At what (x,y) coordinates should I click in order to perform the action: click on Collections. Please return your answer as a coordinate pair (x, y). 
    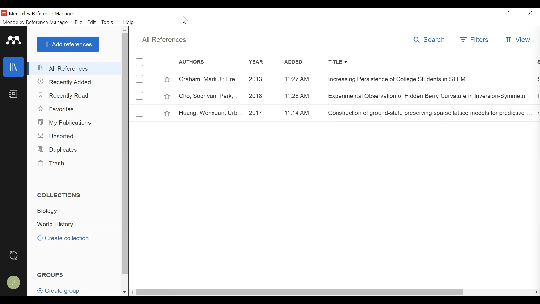
    Looking at the image, I should click on (61, 196).